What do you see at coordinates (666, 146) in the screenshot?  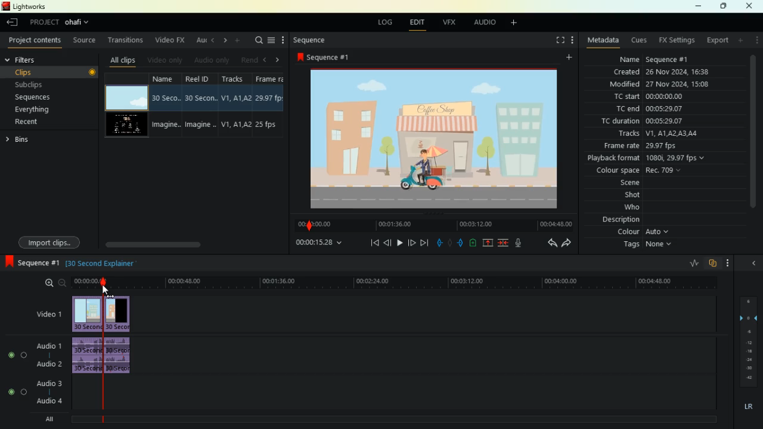 I see `29.97 fps` at bounding box center [666, 146].